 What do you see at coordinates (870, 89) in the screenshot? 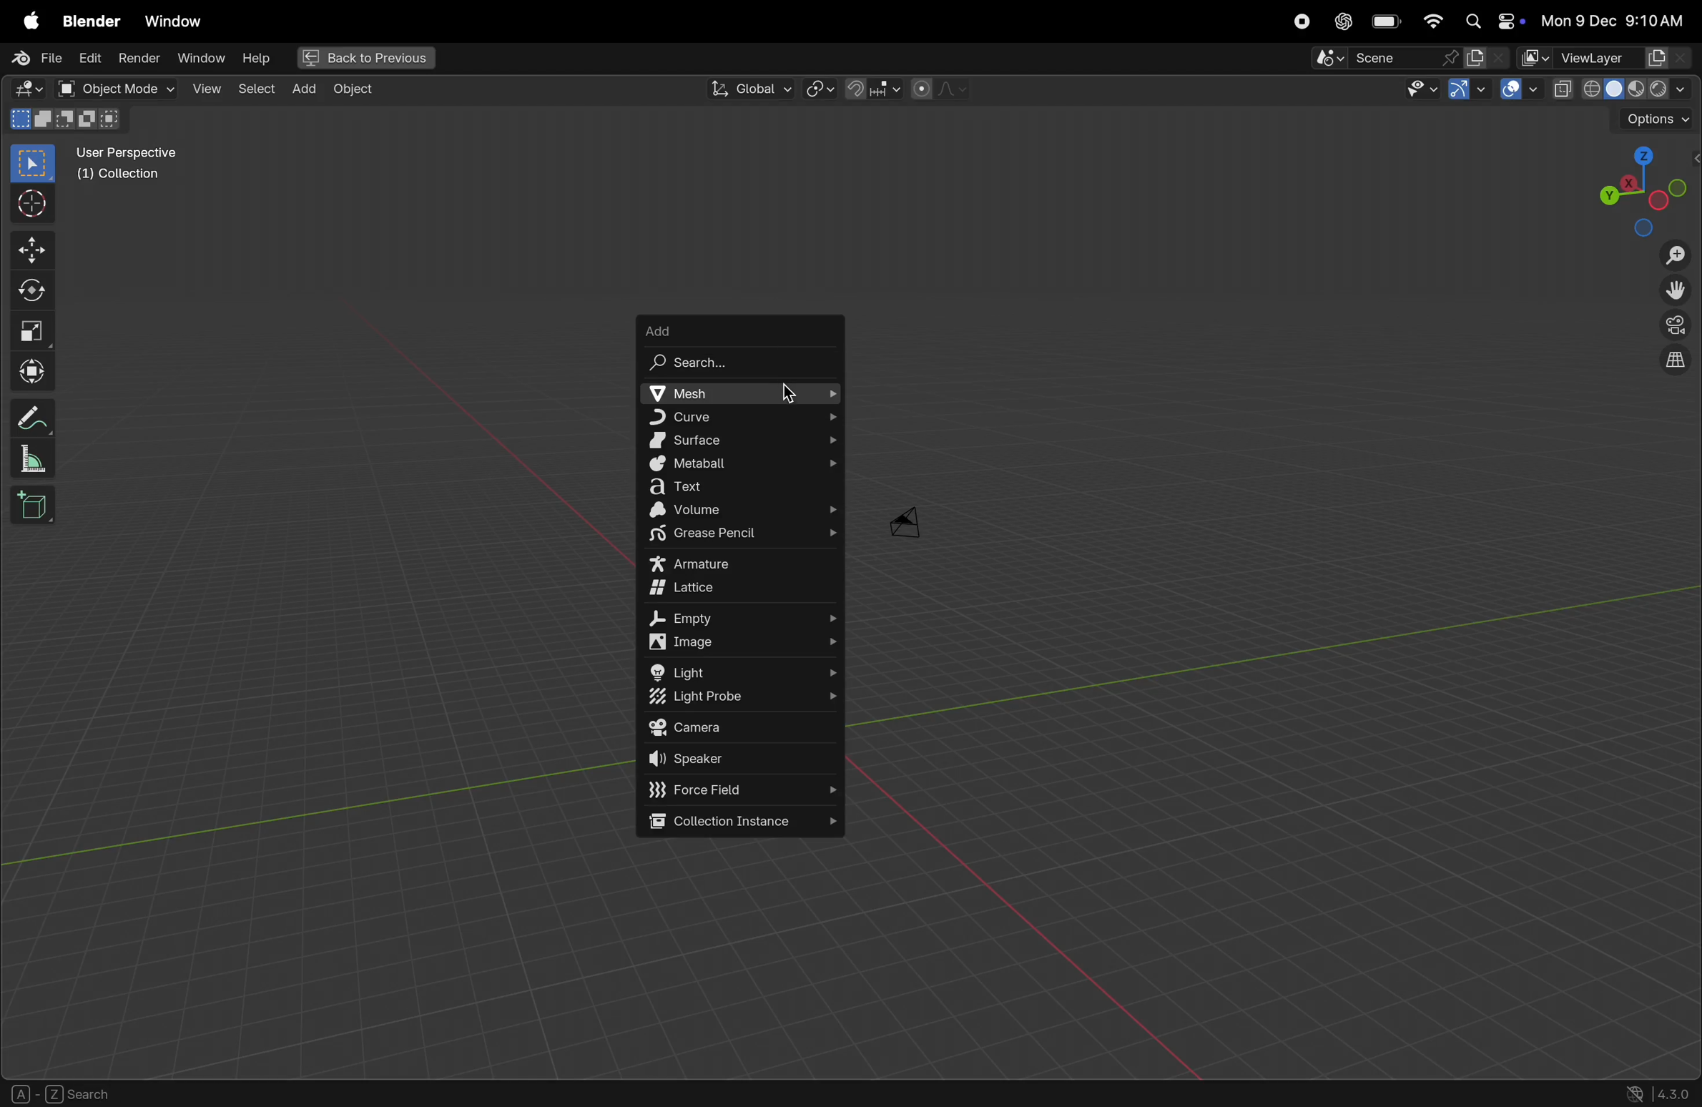
I see `snap` at bounding box center [870, 89].